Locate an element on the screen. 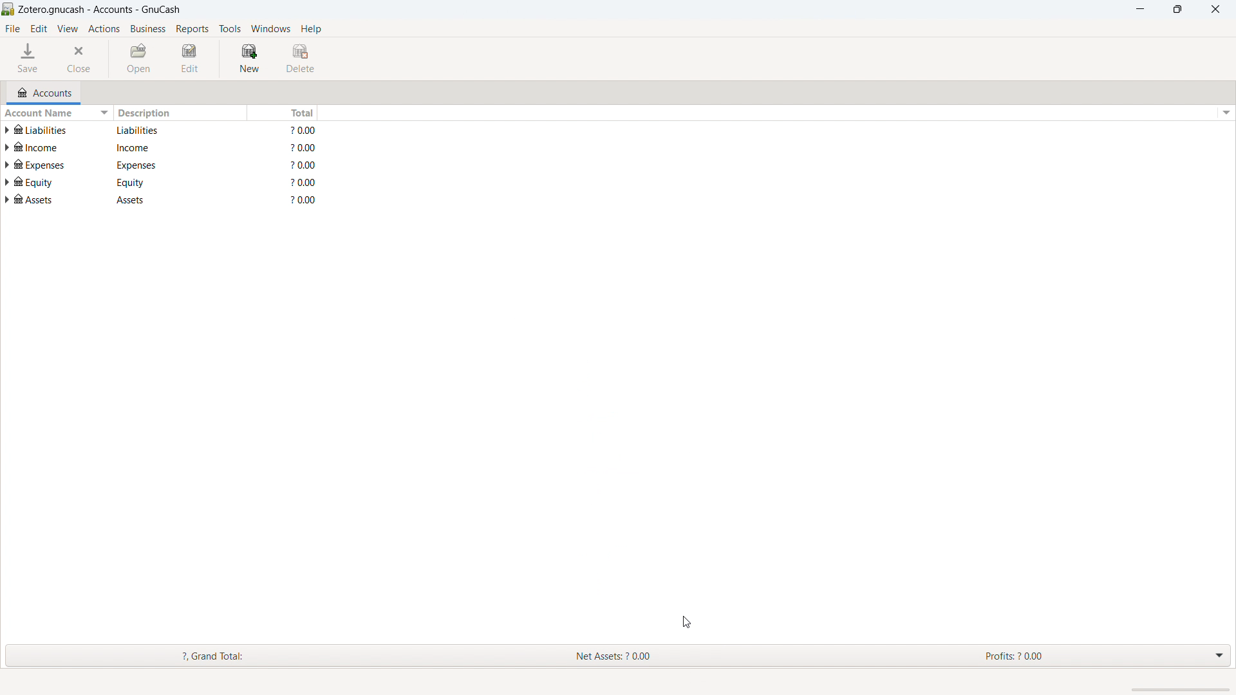  total is located at coordinates (301, 133).